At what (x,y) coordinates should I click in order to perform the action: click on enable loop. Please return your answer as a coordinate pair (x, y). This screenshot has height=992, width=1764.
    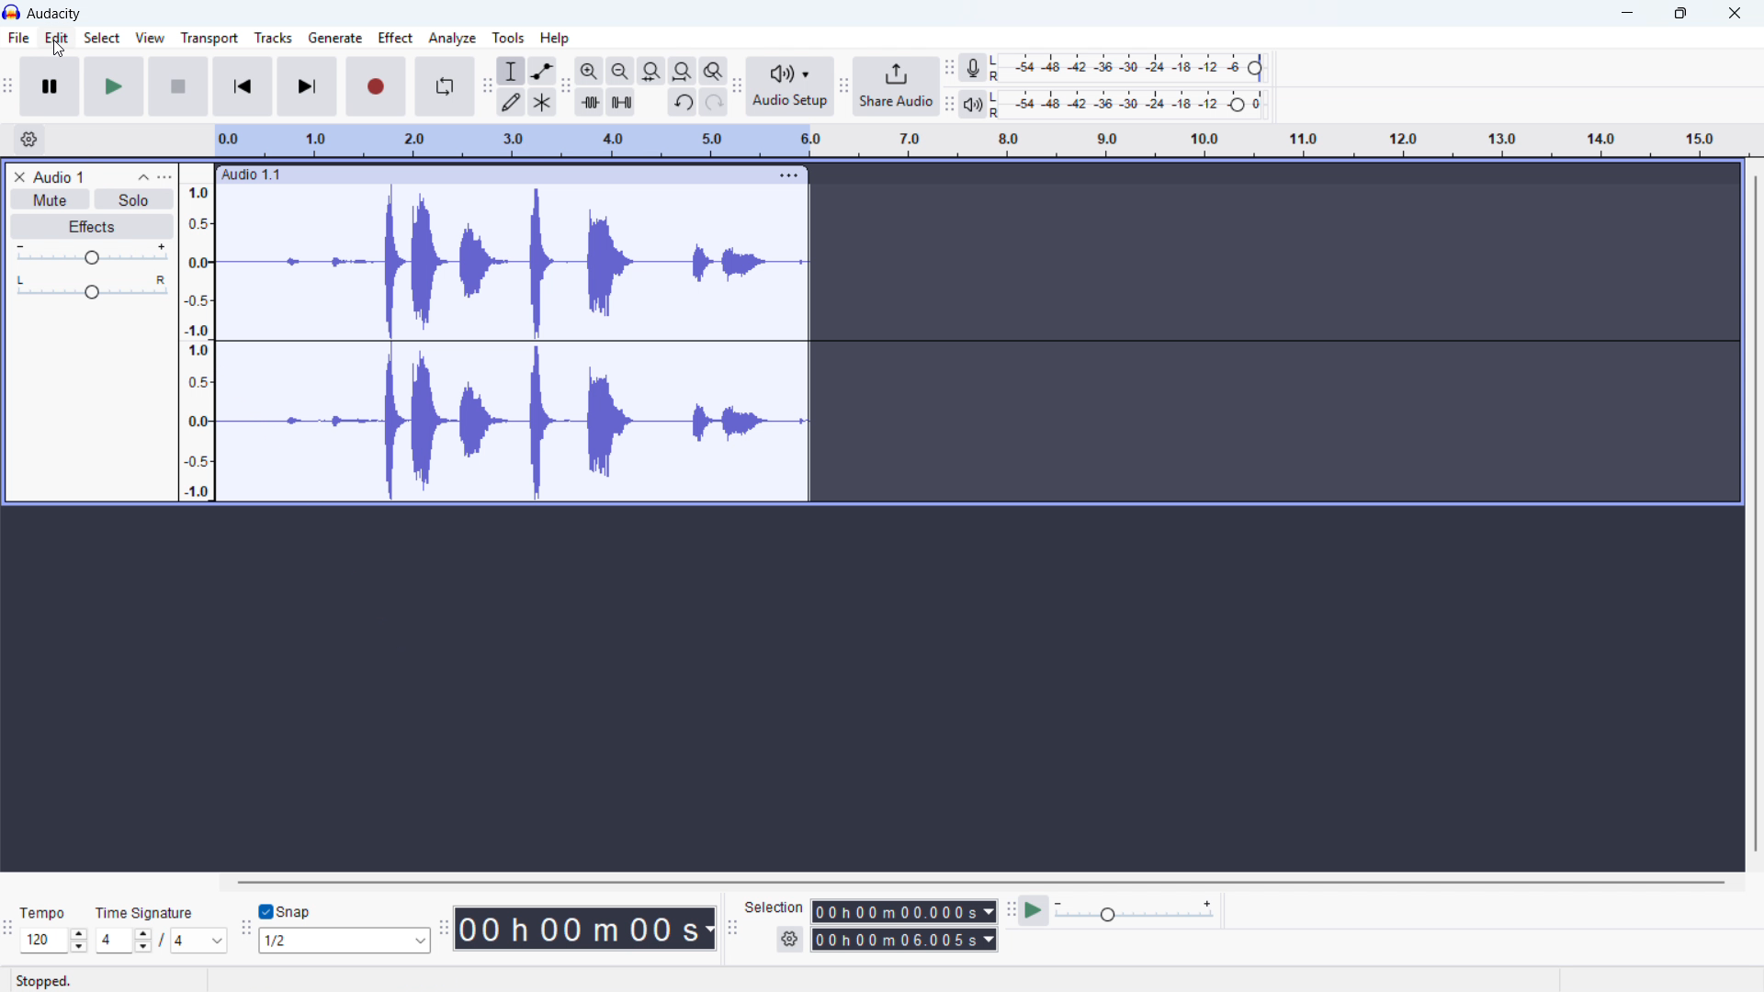
    Looking at the image, I should click on (447, 86).